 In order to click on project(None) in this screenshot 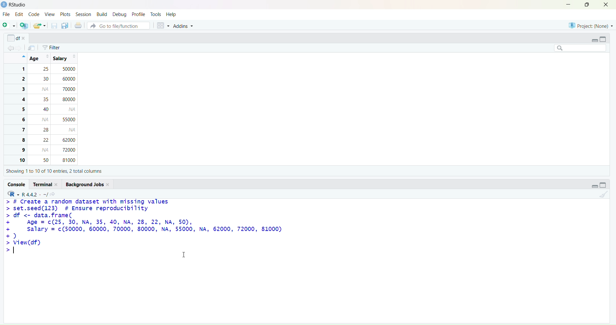, I will do `click(590, 25)`.